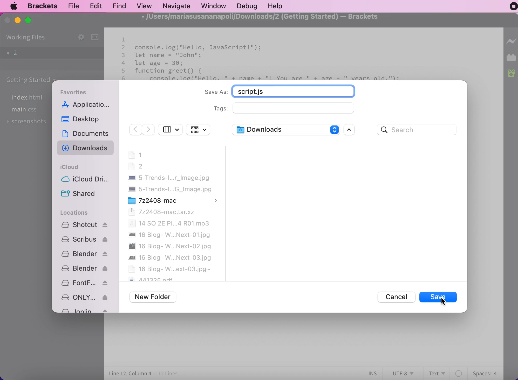  I want to click on 14 SO 2E PI...4  R01.mp3, so click(168, 223).